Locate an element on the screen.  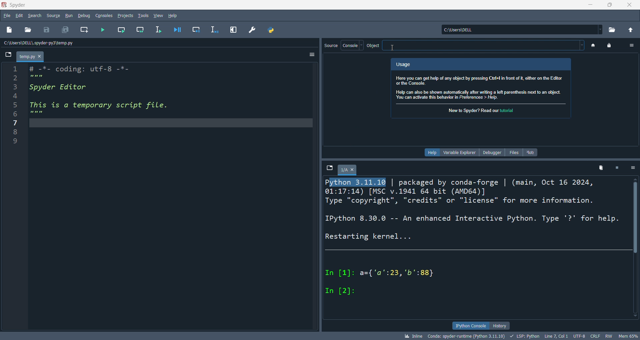
home is located at coordinates (593, 46).